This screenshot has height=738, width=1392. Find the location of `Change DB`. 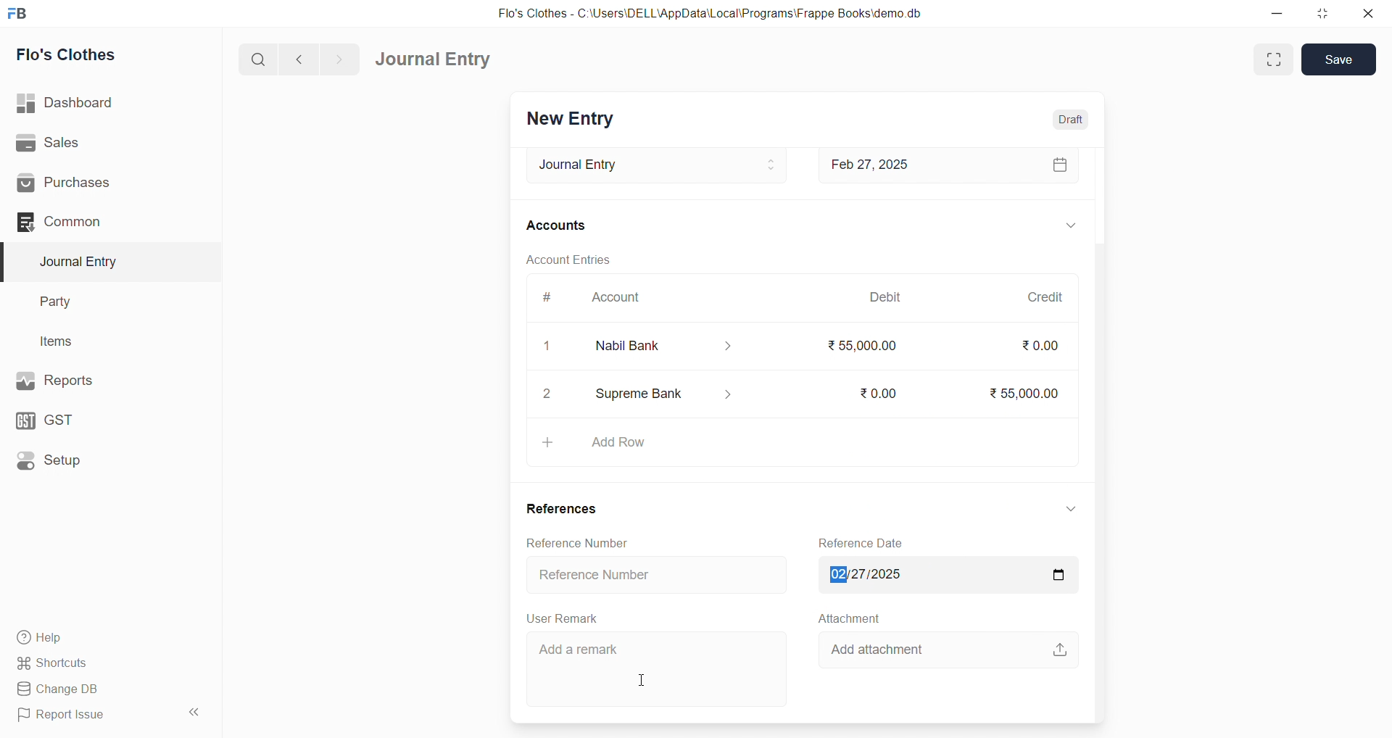

Change DB is located at coordinates (90, 688).